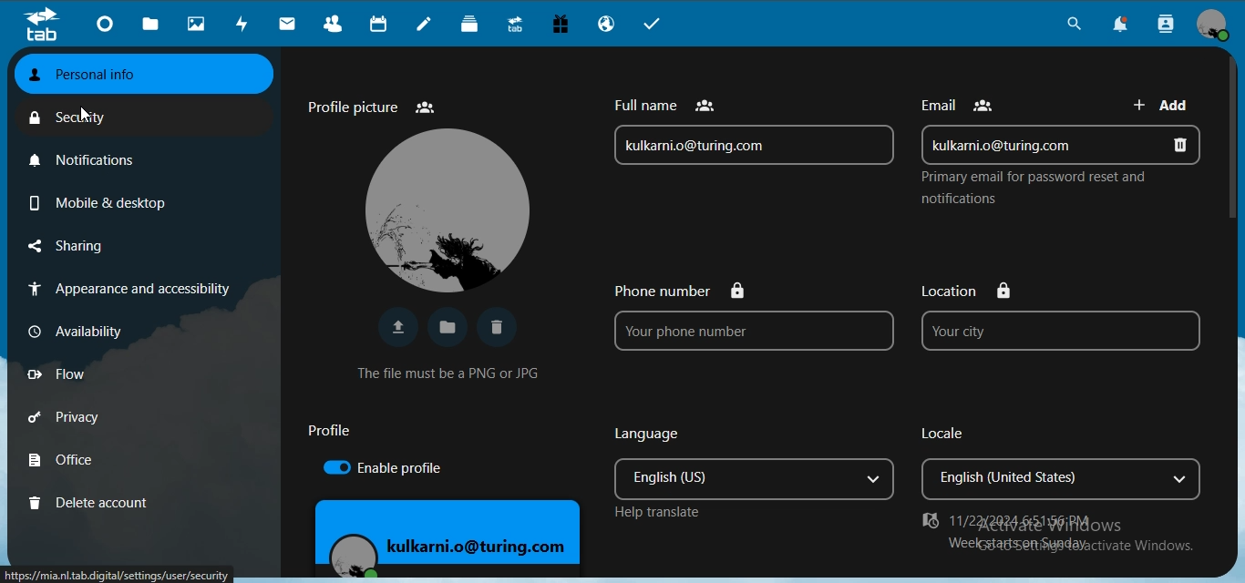  What do you see at coordinates (1040, 481) in the screenshot?
I see `English (United States)` at bounding box center [1040, 481].